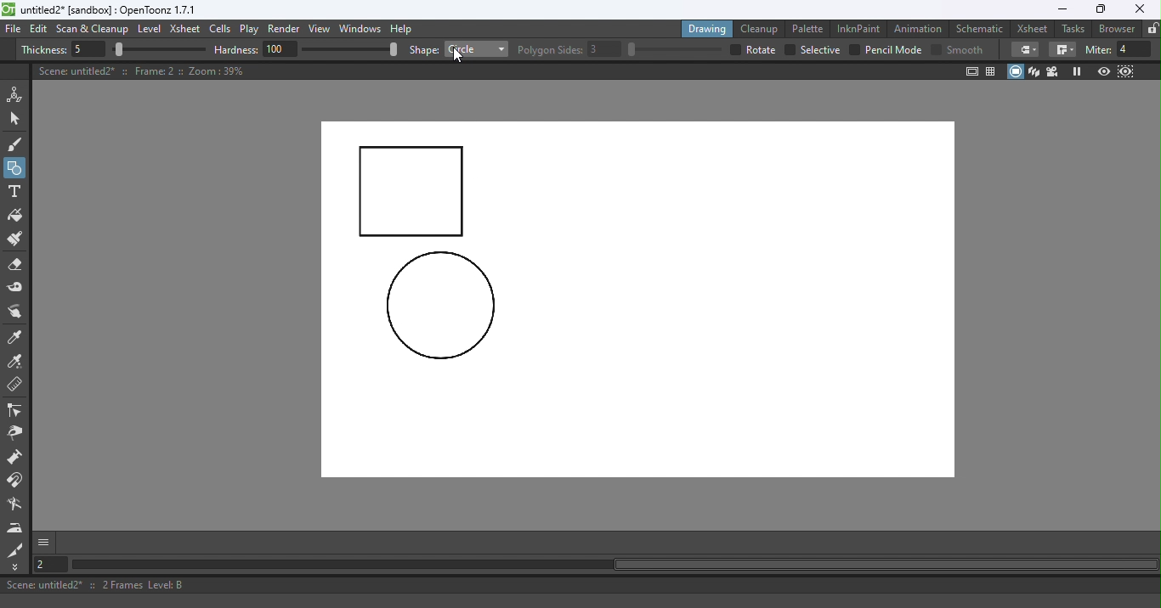 This screenshot has width=1161, height=608. What do you see at coordinates (412, 193) in the screenshot?
I see `Rectangle drawn` at bounding box center [412, 193].